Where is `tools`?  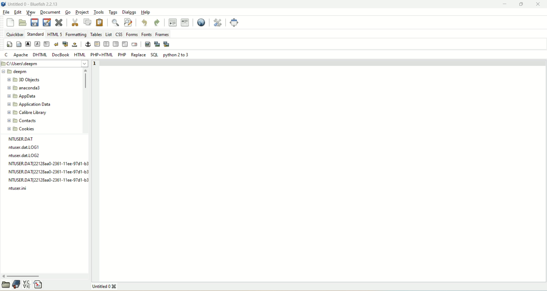
tools is located at coordinates (98, 12).